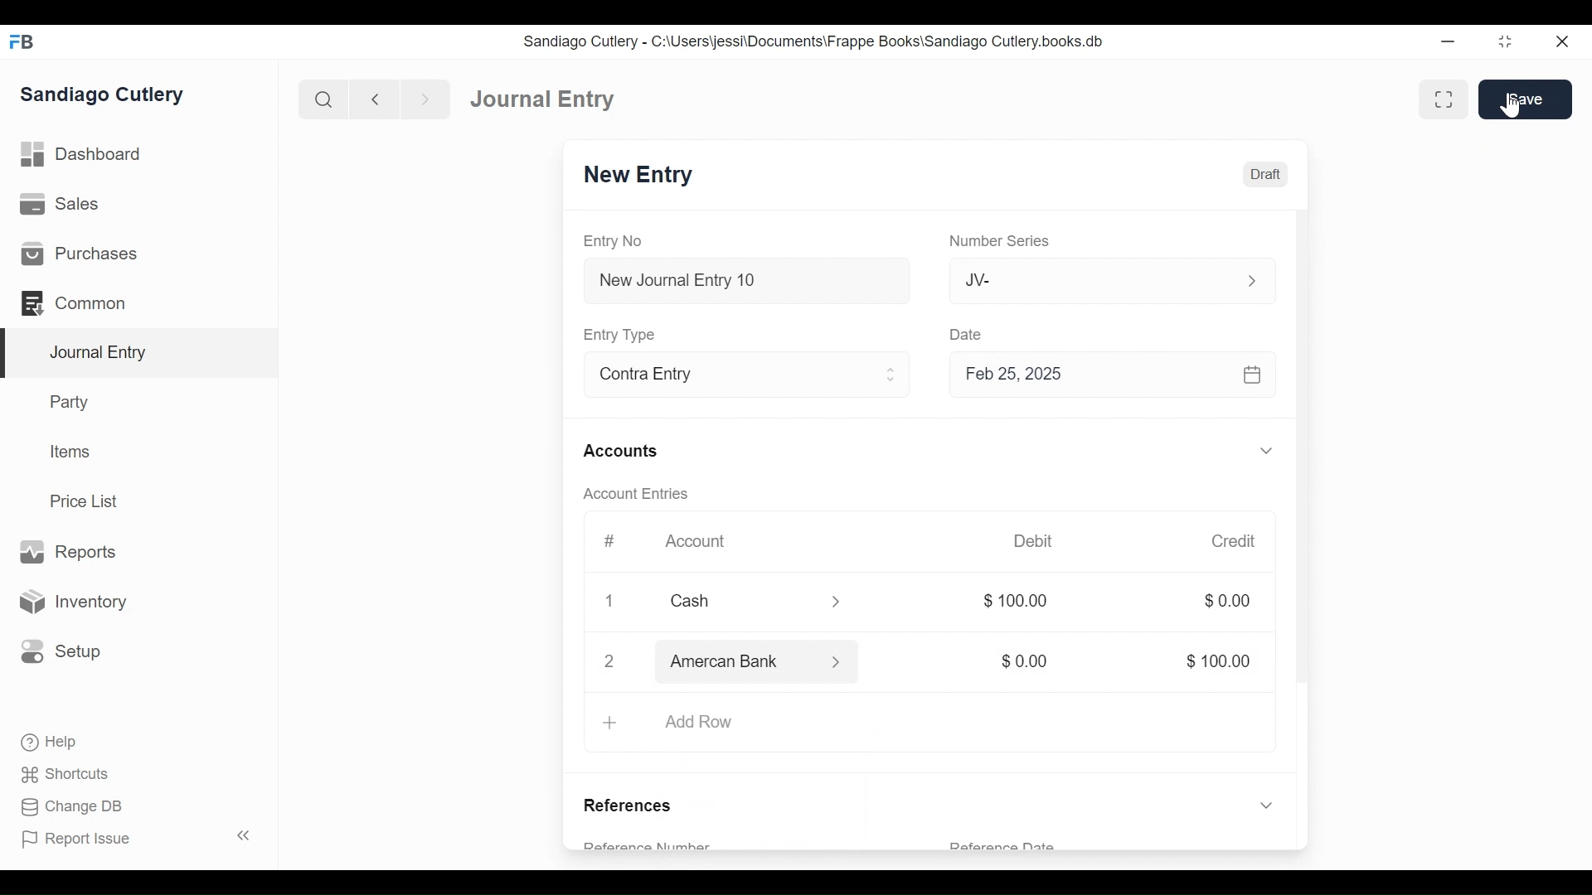 This screenshot has width=1592, height=895. I want to click on +, so click(609, 721).